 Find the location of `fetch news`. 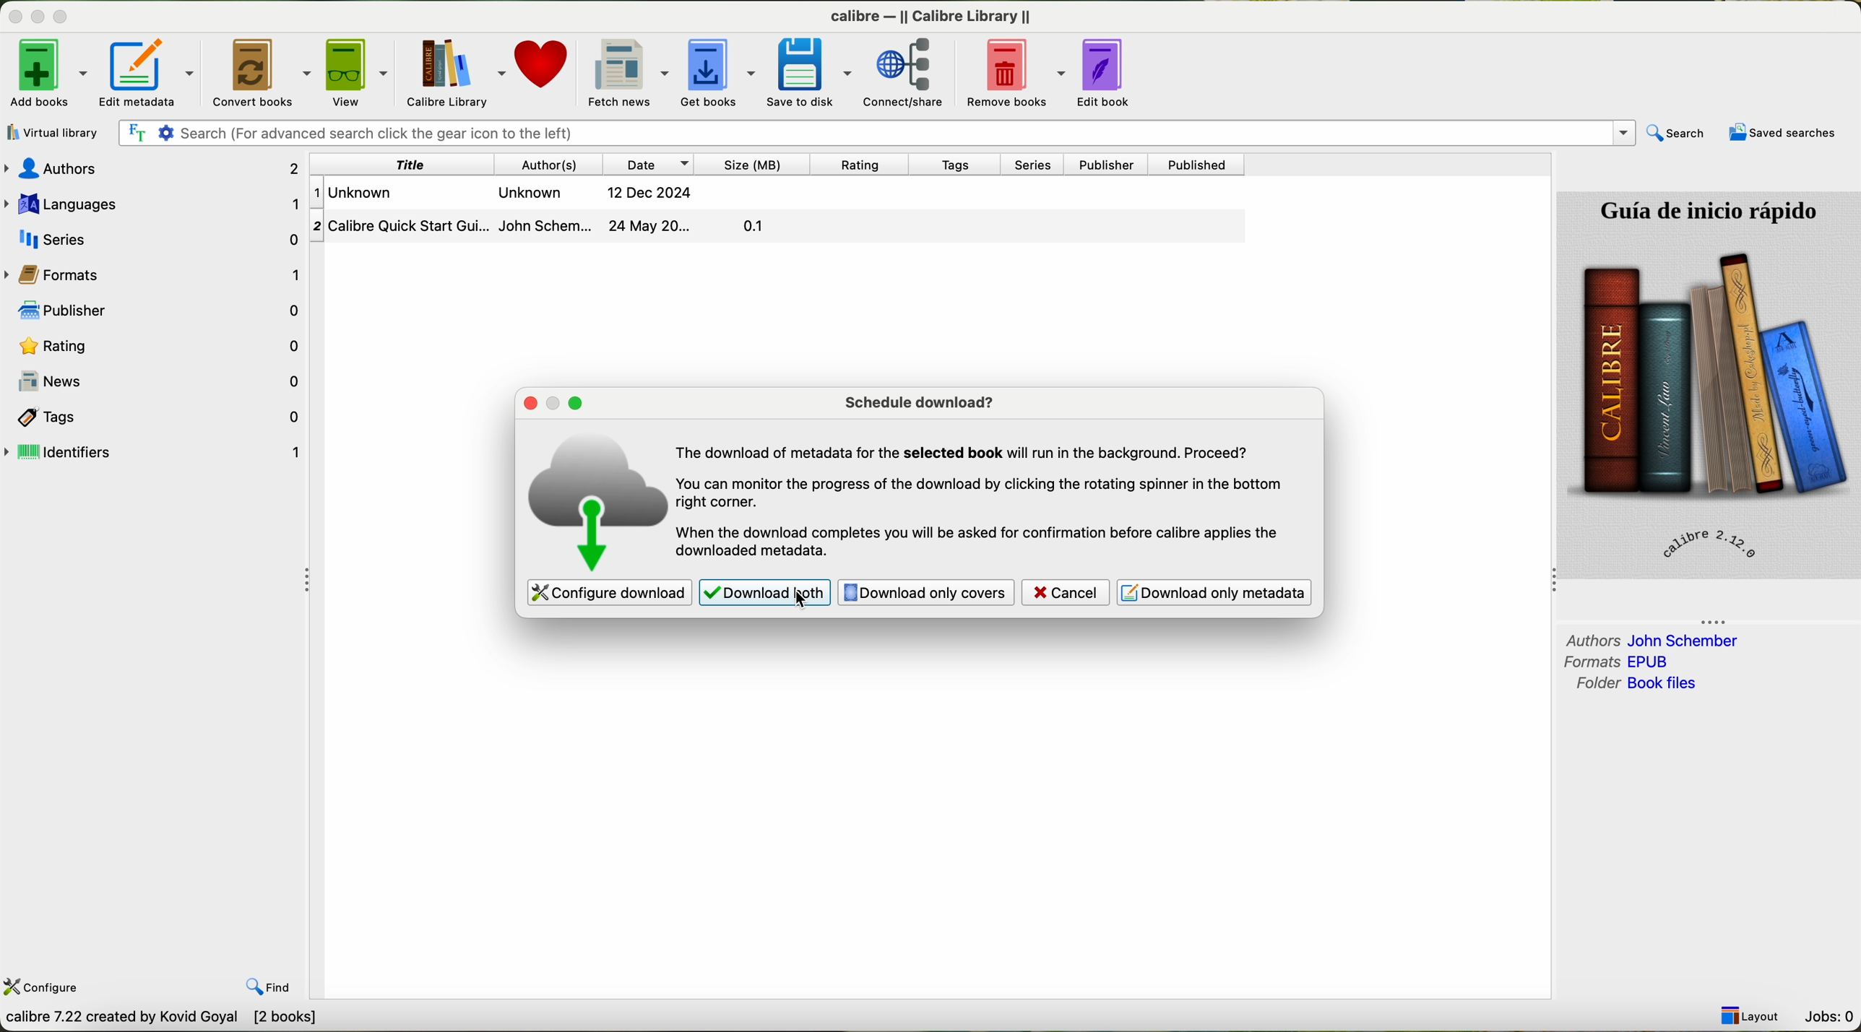

fetch news is located at coordinates (628, 71).